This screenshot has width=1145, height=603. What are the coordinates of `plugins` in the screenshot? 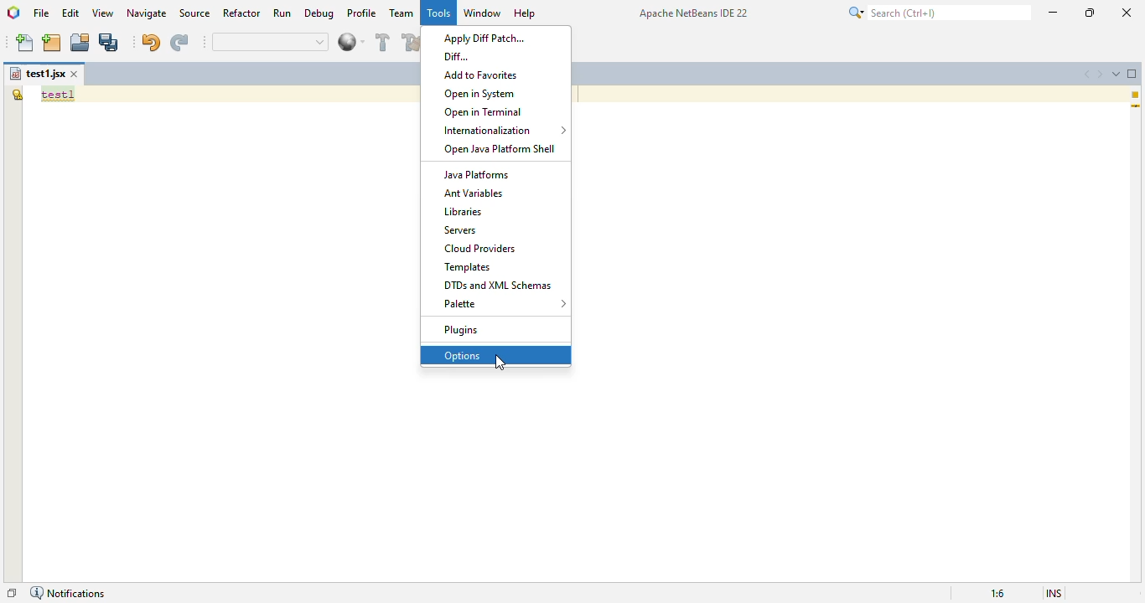 It's located at (462, 331).